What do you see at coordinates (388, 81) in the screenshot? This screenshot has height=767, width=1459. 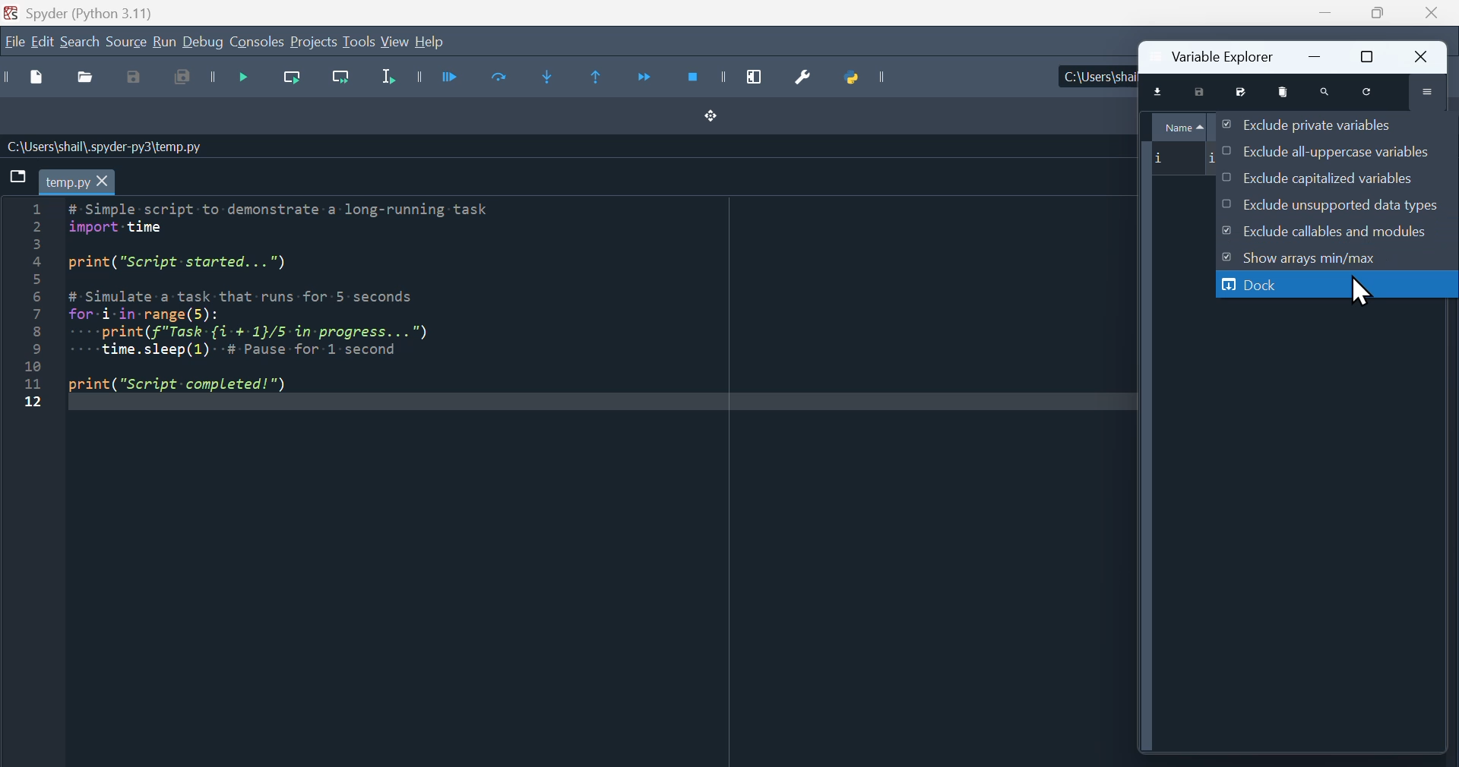 I see `Run selection` at bounding box center [388, 81].